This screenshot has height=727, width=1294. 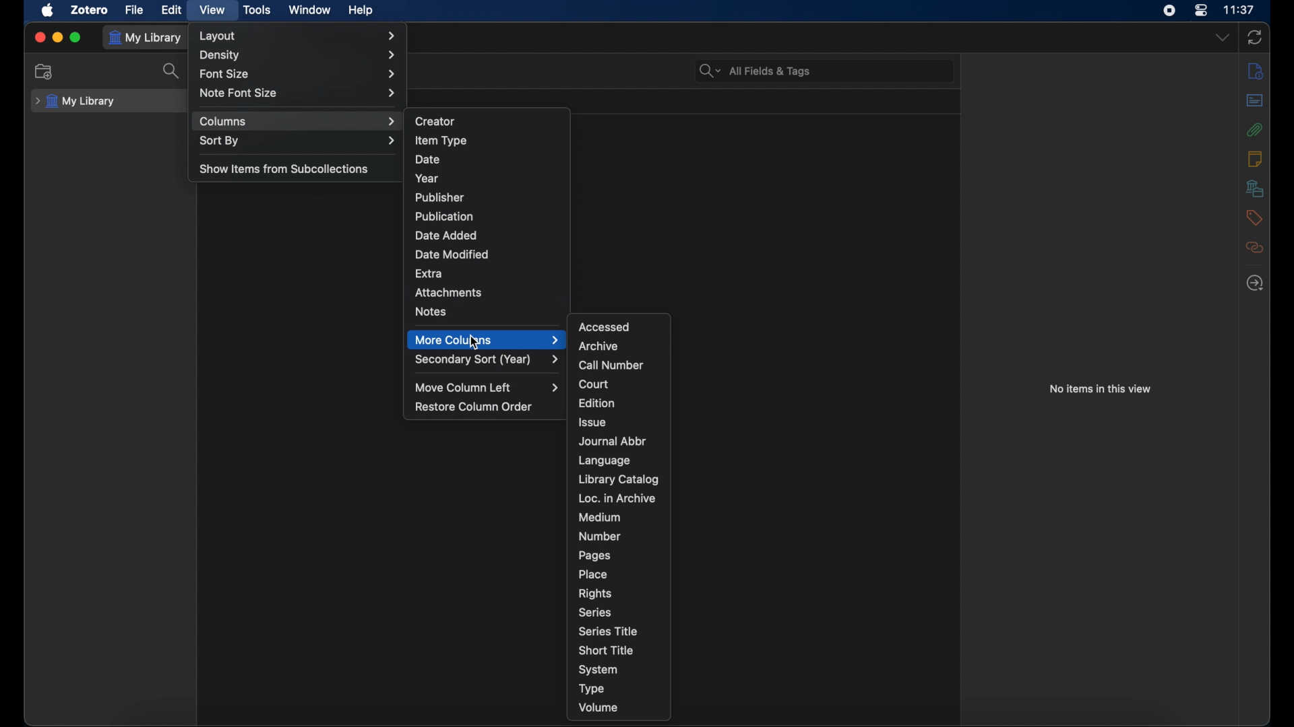 I want to click on date modified, so click(x=452, y=254).